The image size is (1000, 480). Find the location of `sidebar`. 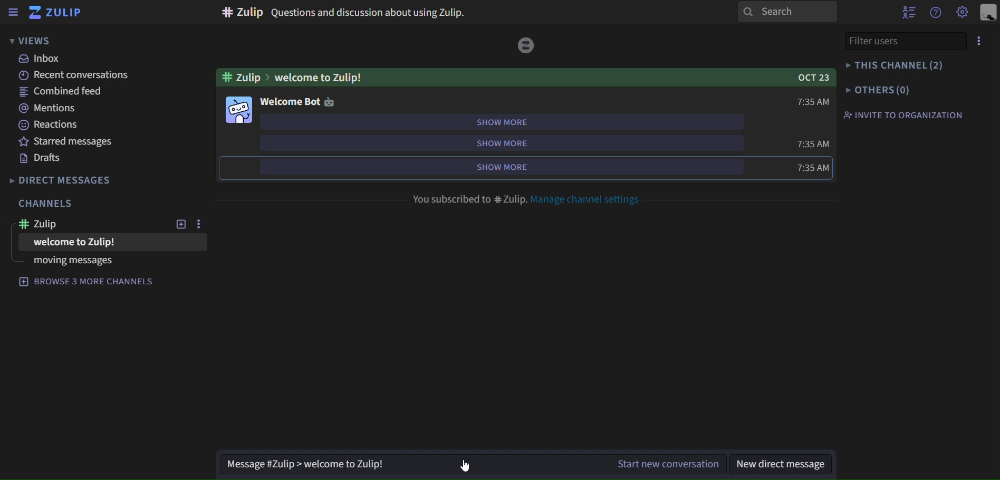

sidebar is located at coordinates (14, 13).